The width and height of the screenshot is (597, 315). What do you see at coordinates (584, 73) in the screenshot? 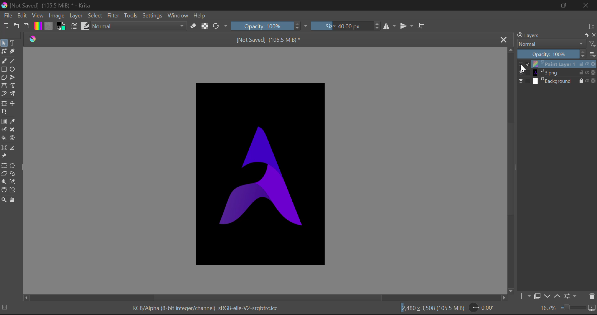
I see `lock layer` at bounding box center [584, 73].